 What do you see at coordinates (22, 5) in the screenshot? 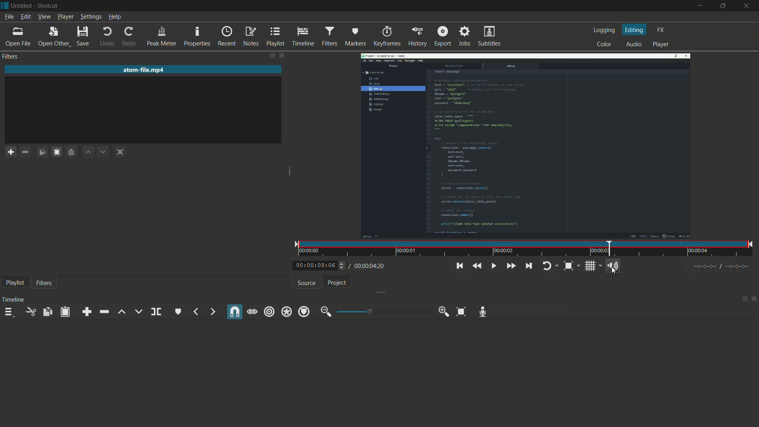
I see `Untitled` at bounding box center [22, 5].